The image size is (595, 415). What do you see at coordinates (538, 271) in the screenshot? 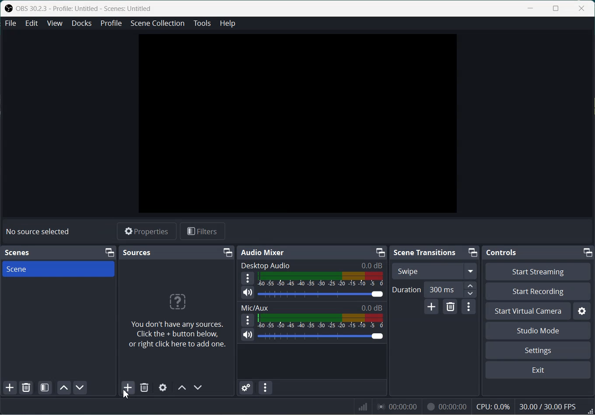
I see `Start Streaming` at bounding box center [538, 271].